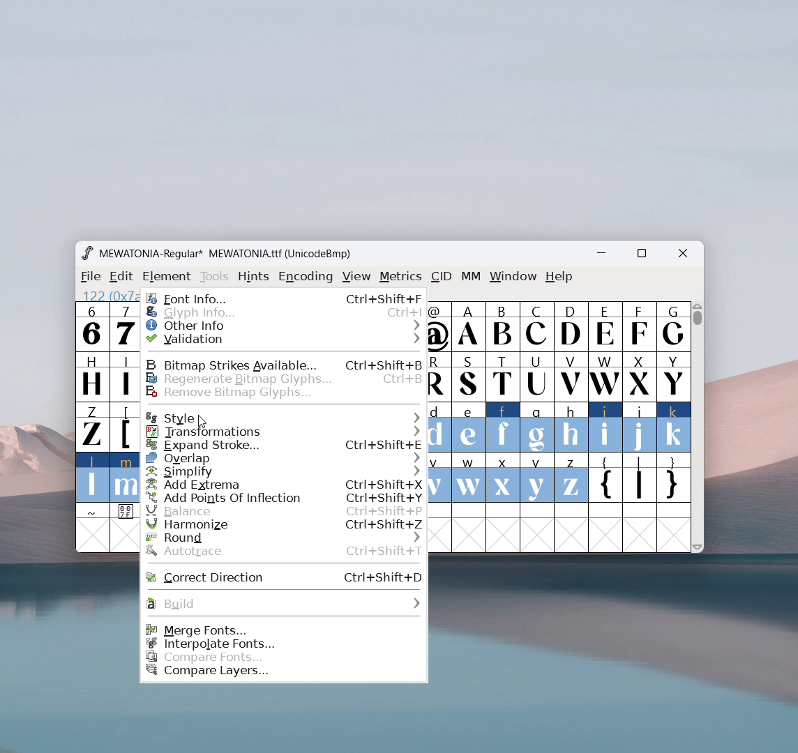 The image size is (798, 753). What do you see at coordinates (605, 326) in the screenshot?
I see `E` at bounding box center [605, 326].